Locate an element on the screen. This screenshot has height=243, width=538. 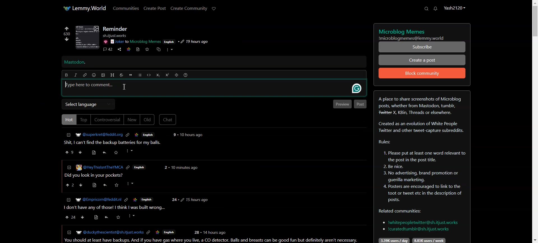
RB @HeyThislsntTheYMCA @ is located at coordinates (99, 167).